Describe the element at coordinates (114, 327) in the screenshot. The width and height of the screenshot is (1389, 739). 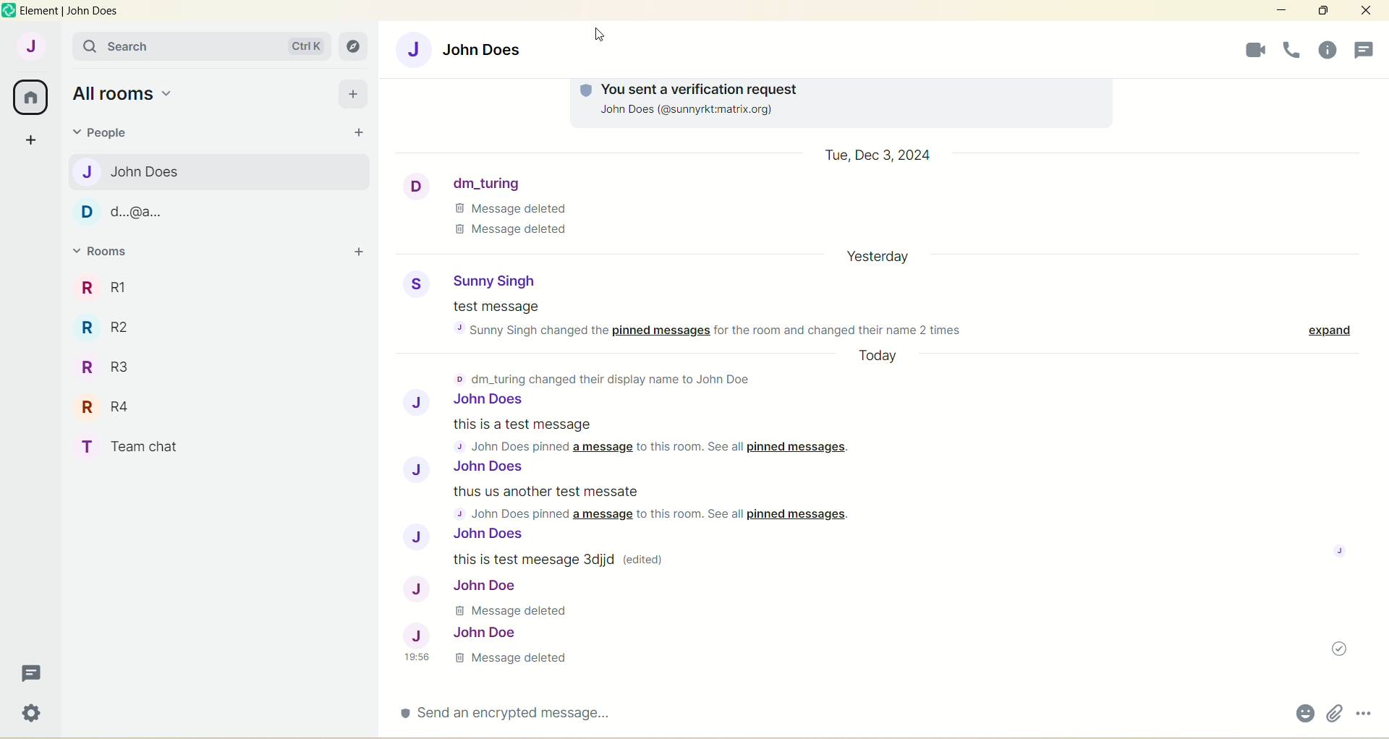
I see `R R2` at that location.